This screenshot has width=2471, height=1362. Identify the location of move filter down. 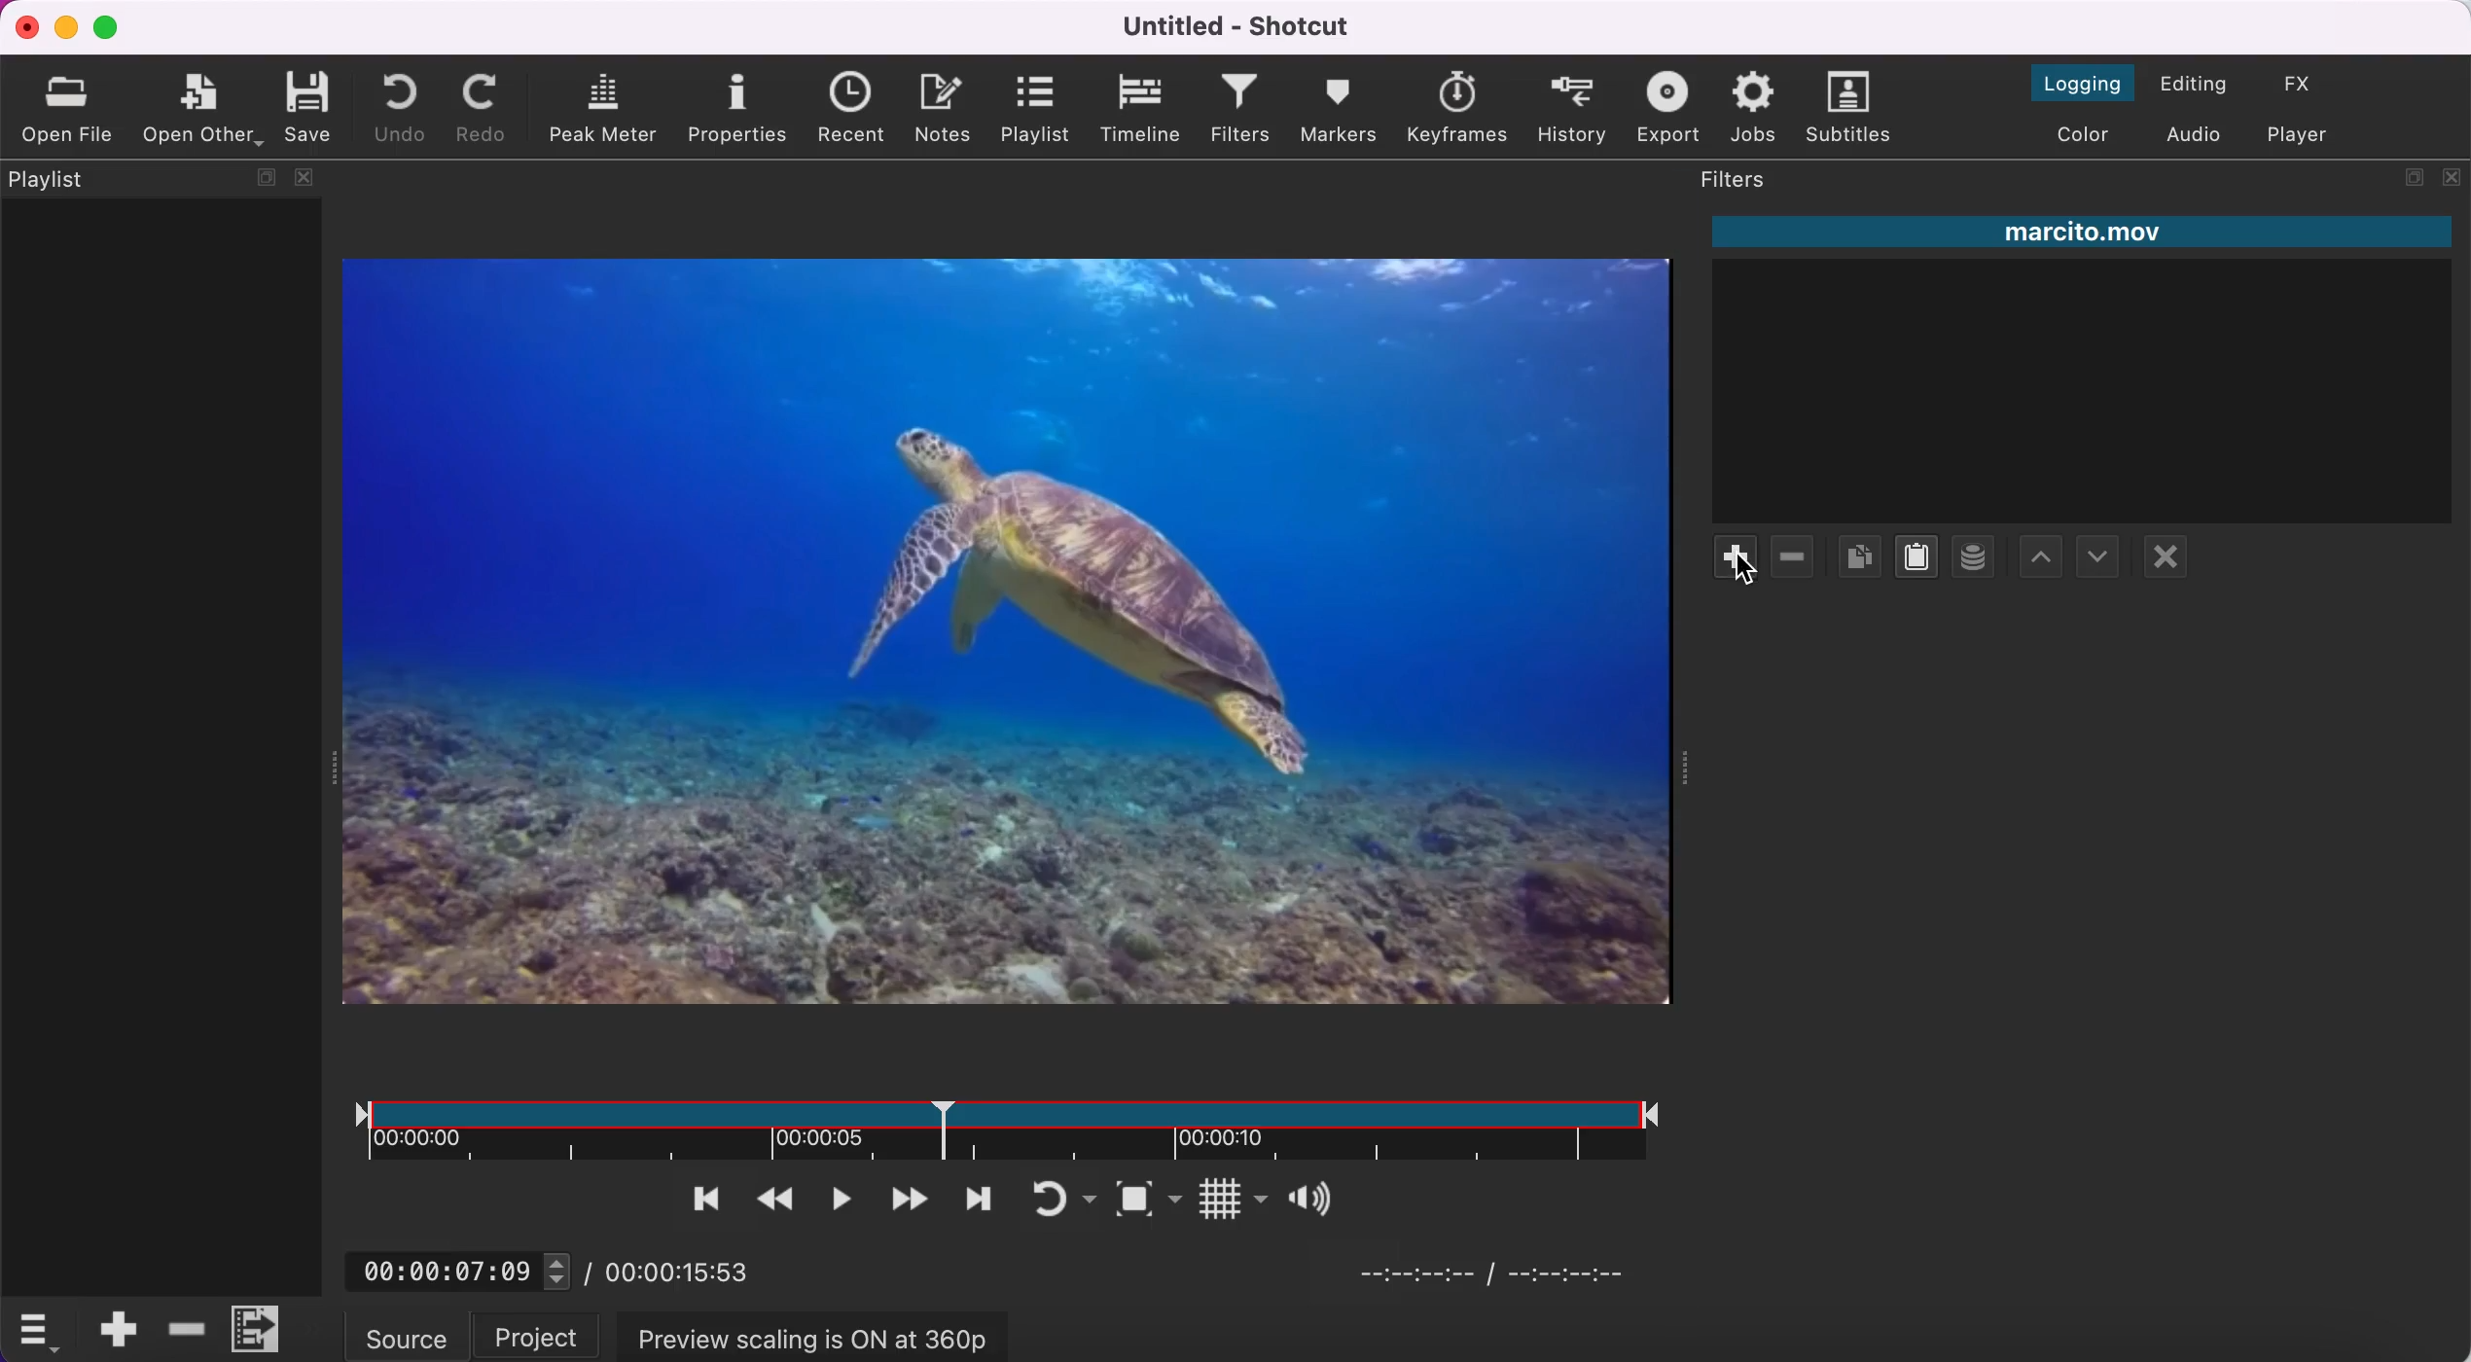
(2038, 558).